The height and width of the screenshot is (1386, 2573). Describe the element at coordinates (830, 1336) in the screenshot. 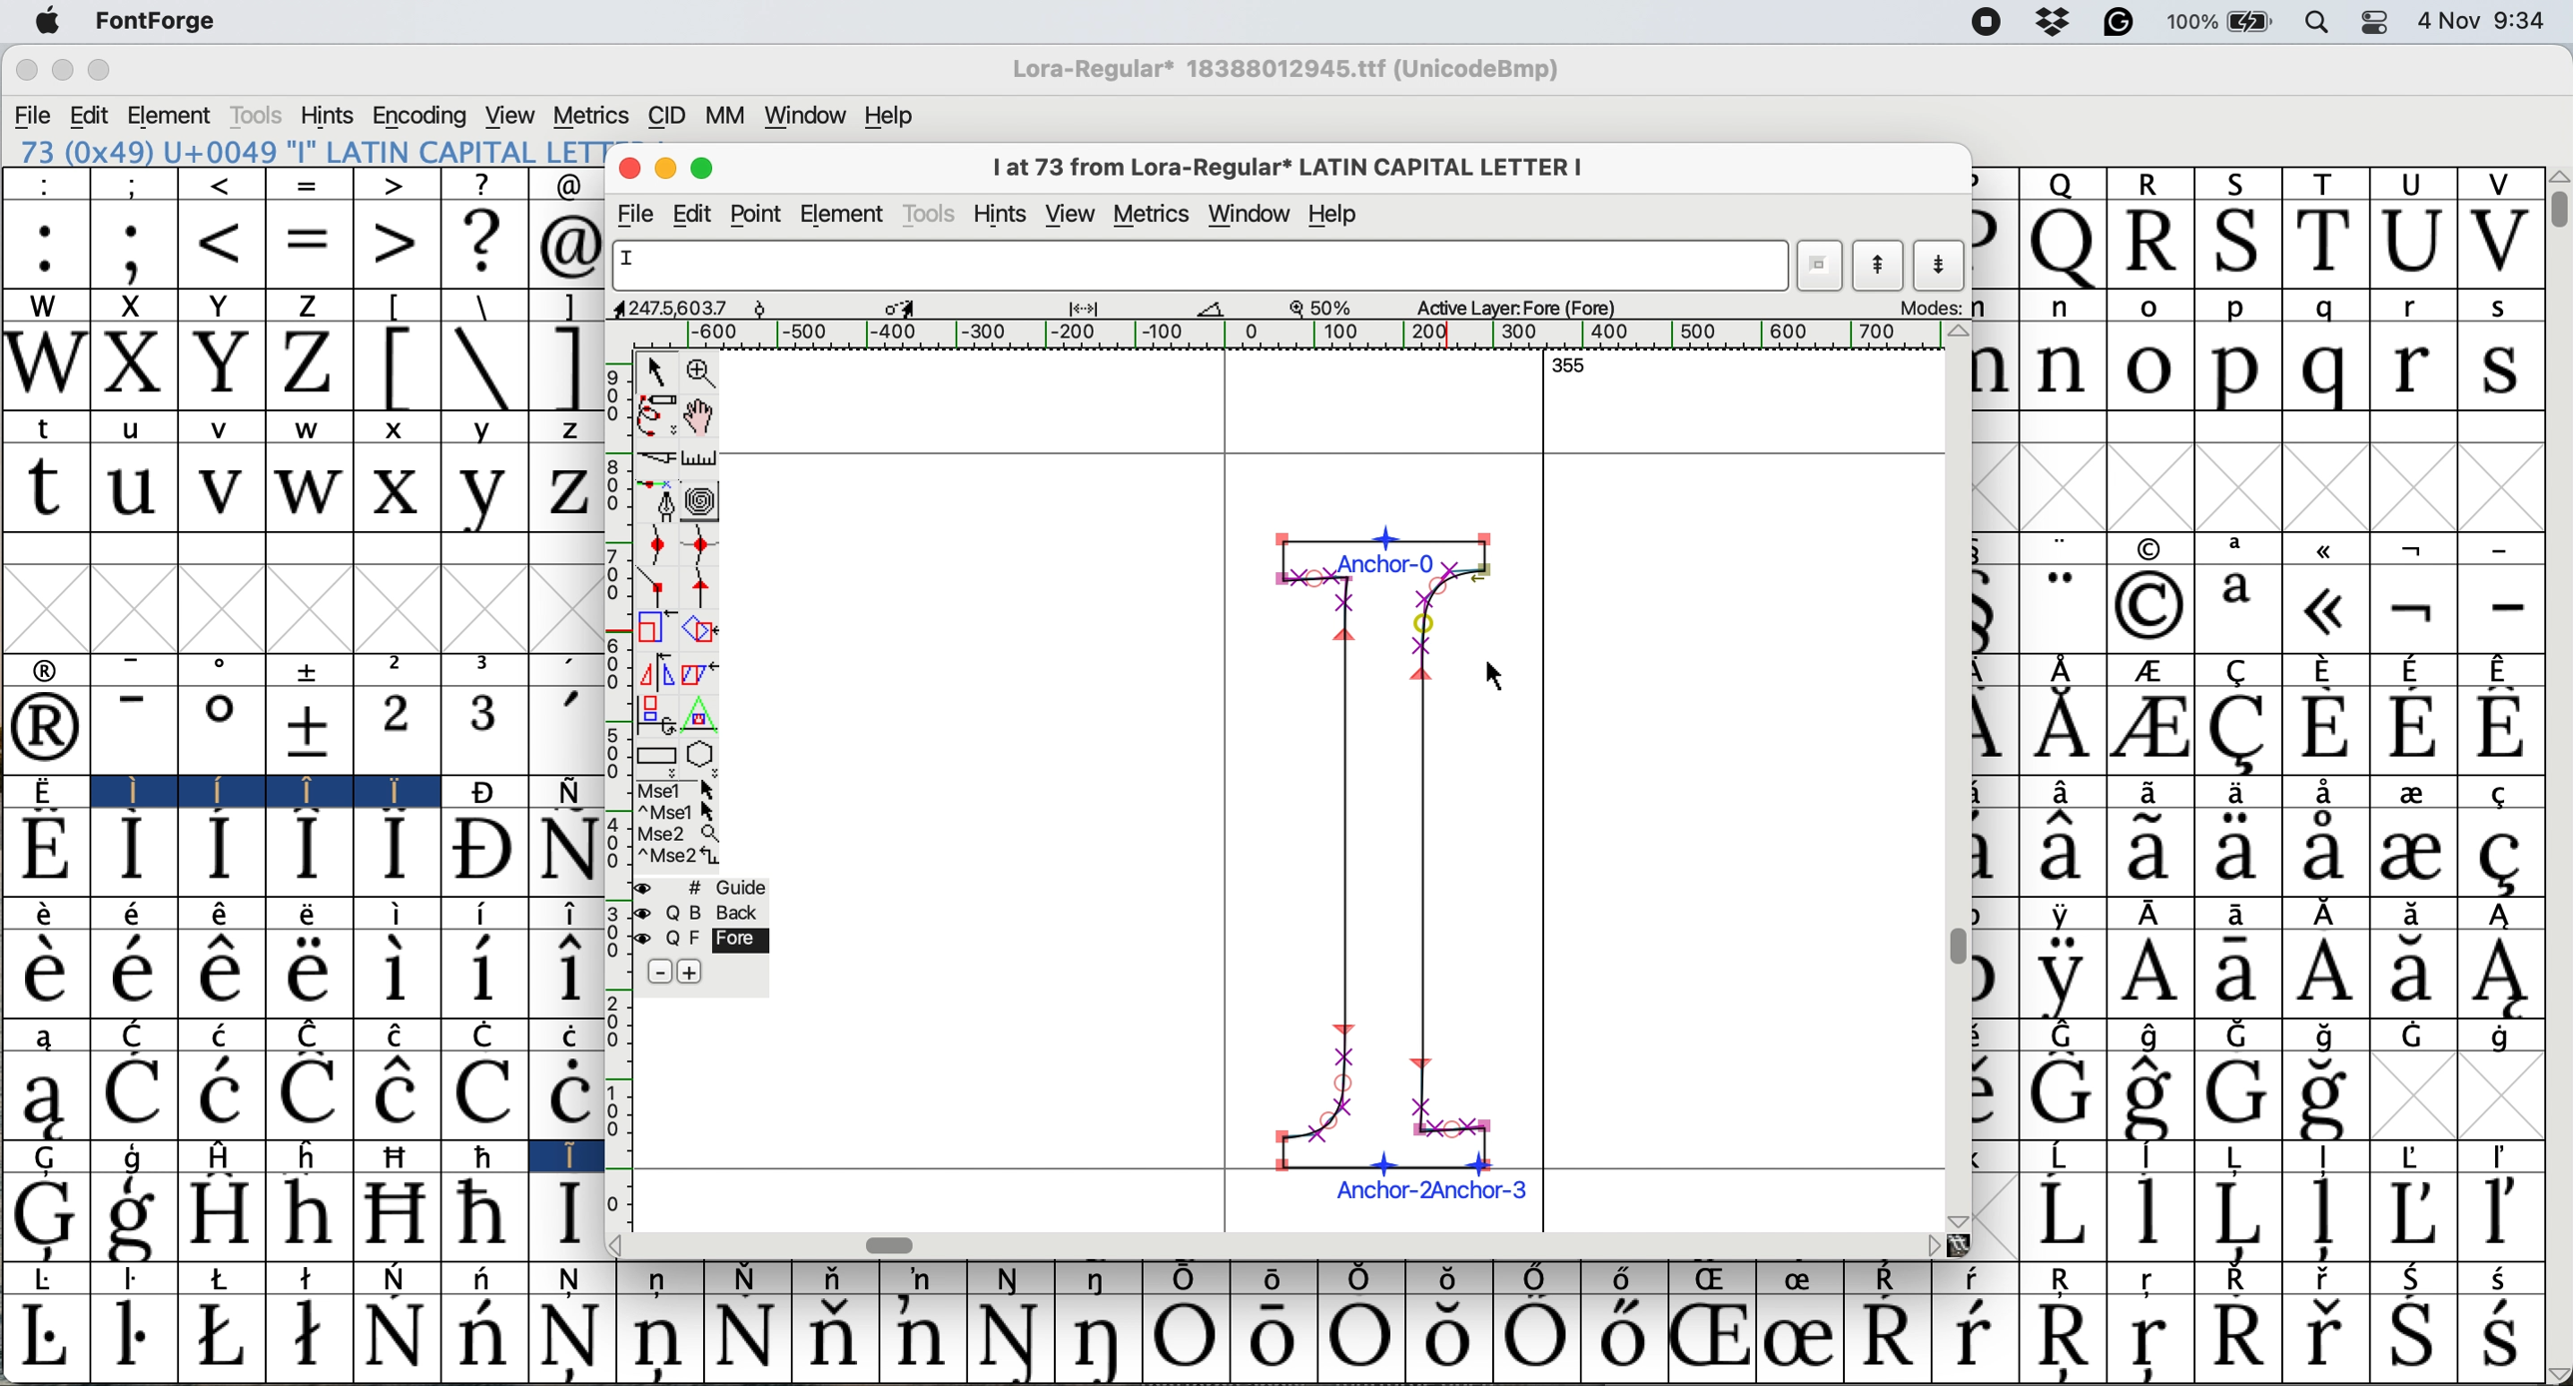

I see `Symbol` at that location.